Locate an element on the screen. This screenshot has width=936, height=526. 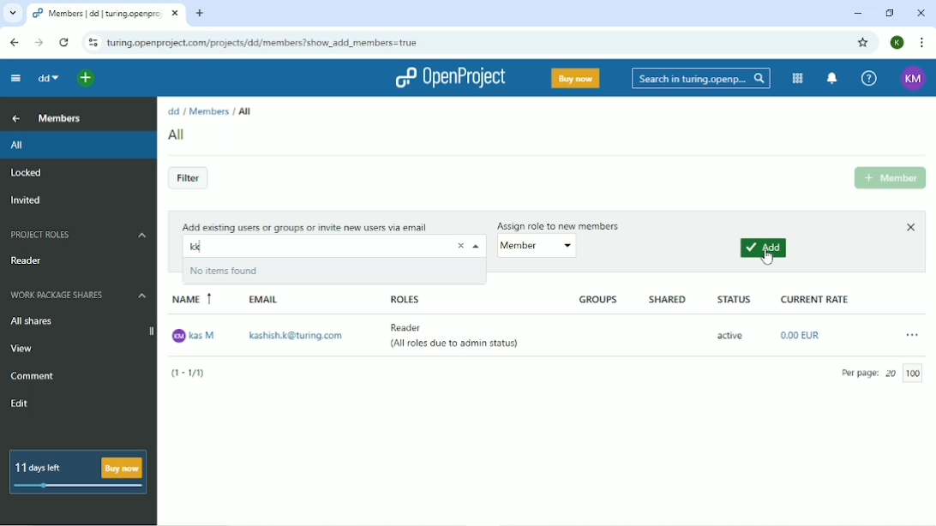
active is located at coordinates (729, 335).